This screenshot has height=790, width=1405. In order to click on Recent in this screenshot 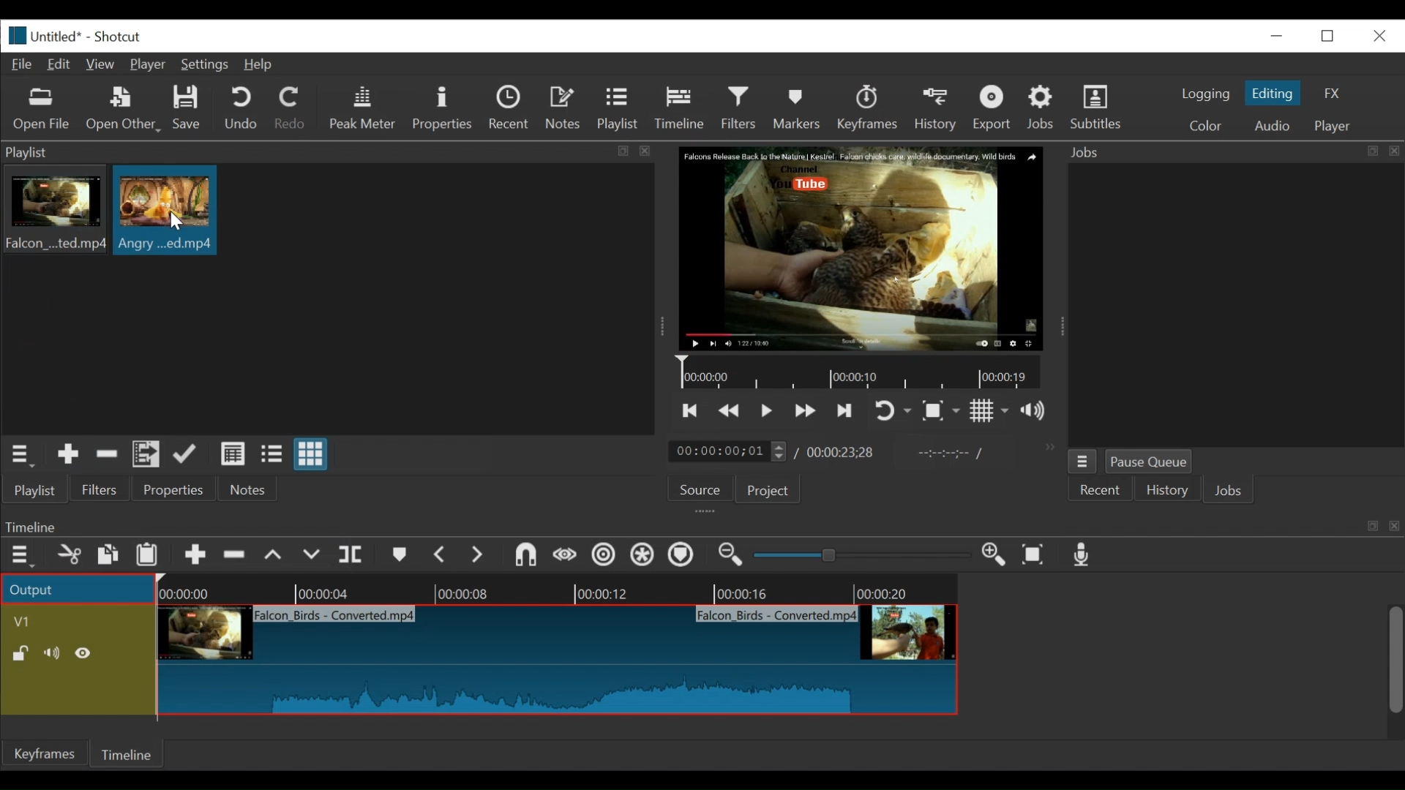, I will do `click(1101, 491)`.